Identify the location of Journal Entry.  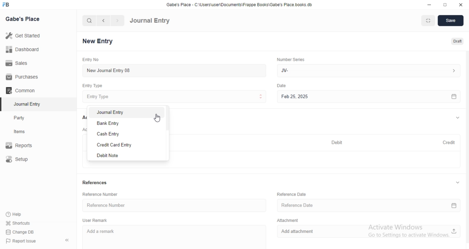
(126, 112).